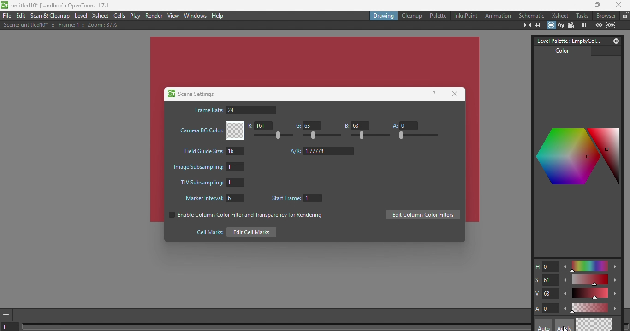  I want to click on Field guide size, so click(213, 152).